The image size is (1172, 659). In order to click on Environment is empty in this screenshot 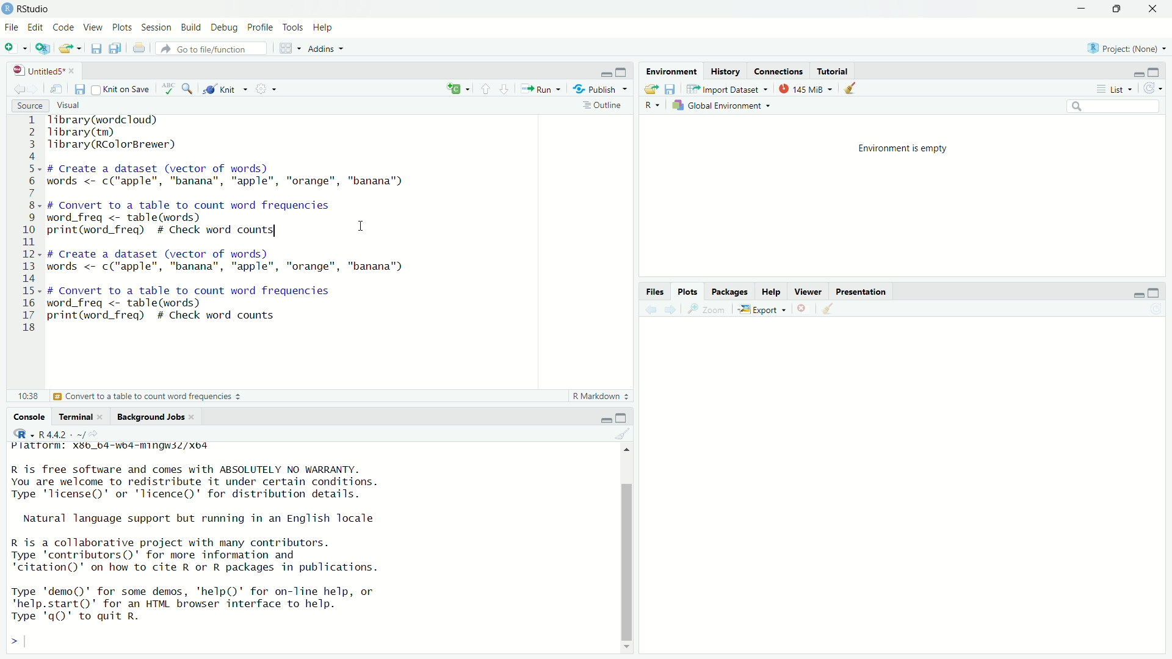, I will do `click(902, 150)`.